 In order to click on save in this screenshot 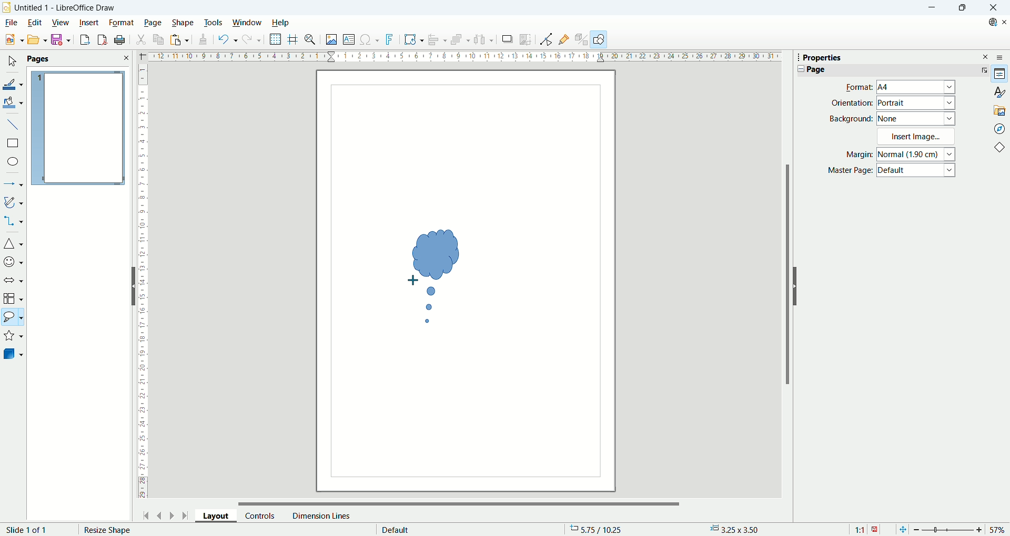, I will do `click(61, 40)`.